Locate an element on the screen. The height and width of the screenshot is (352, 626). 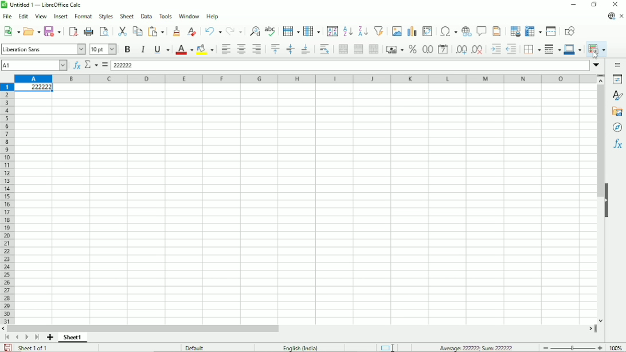
Conditional is located at coordinates (596, 49).